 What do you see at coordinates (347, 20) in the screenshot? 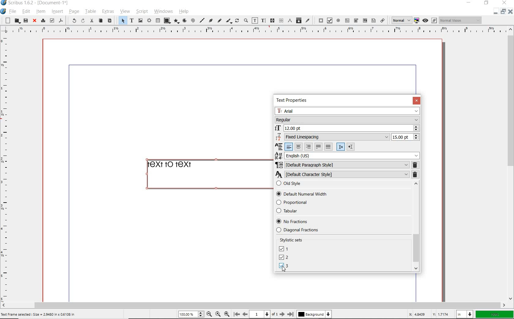
I see `pdf text field` at bounding box center [347, 20].